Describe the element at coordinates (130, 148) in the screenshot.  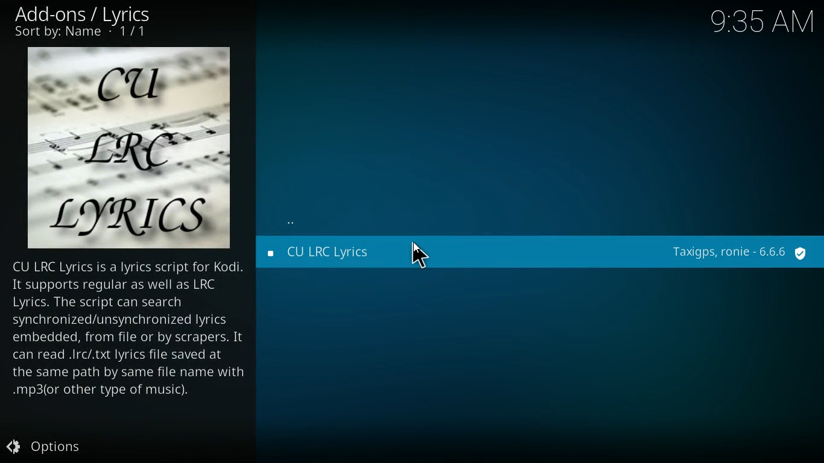
I see `lyrics logo` at that location.